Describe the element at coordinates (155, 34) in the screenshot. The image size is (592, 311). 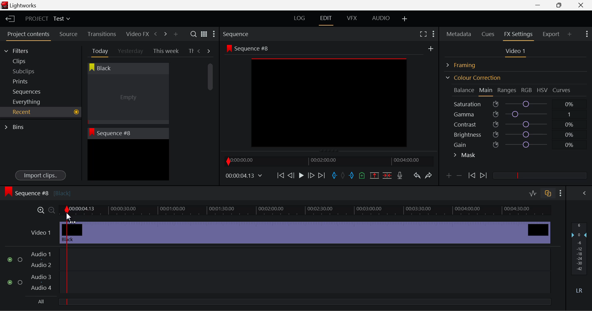
I see `Previous Panel` at that location.